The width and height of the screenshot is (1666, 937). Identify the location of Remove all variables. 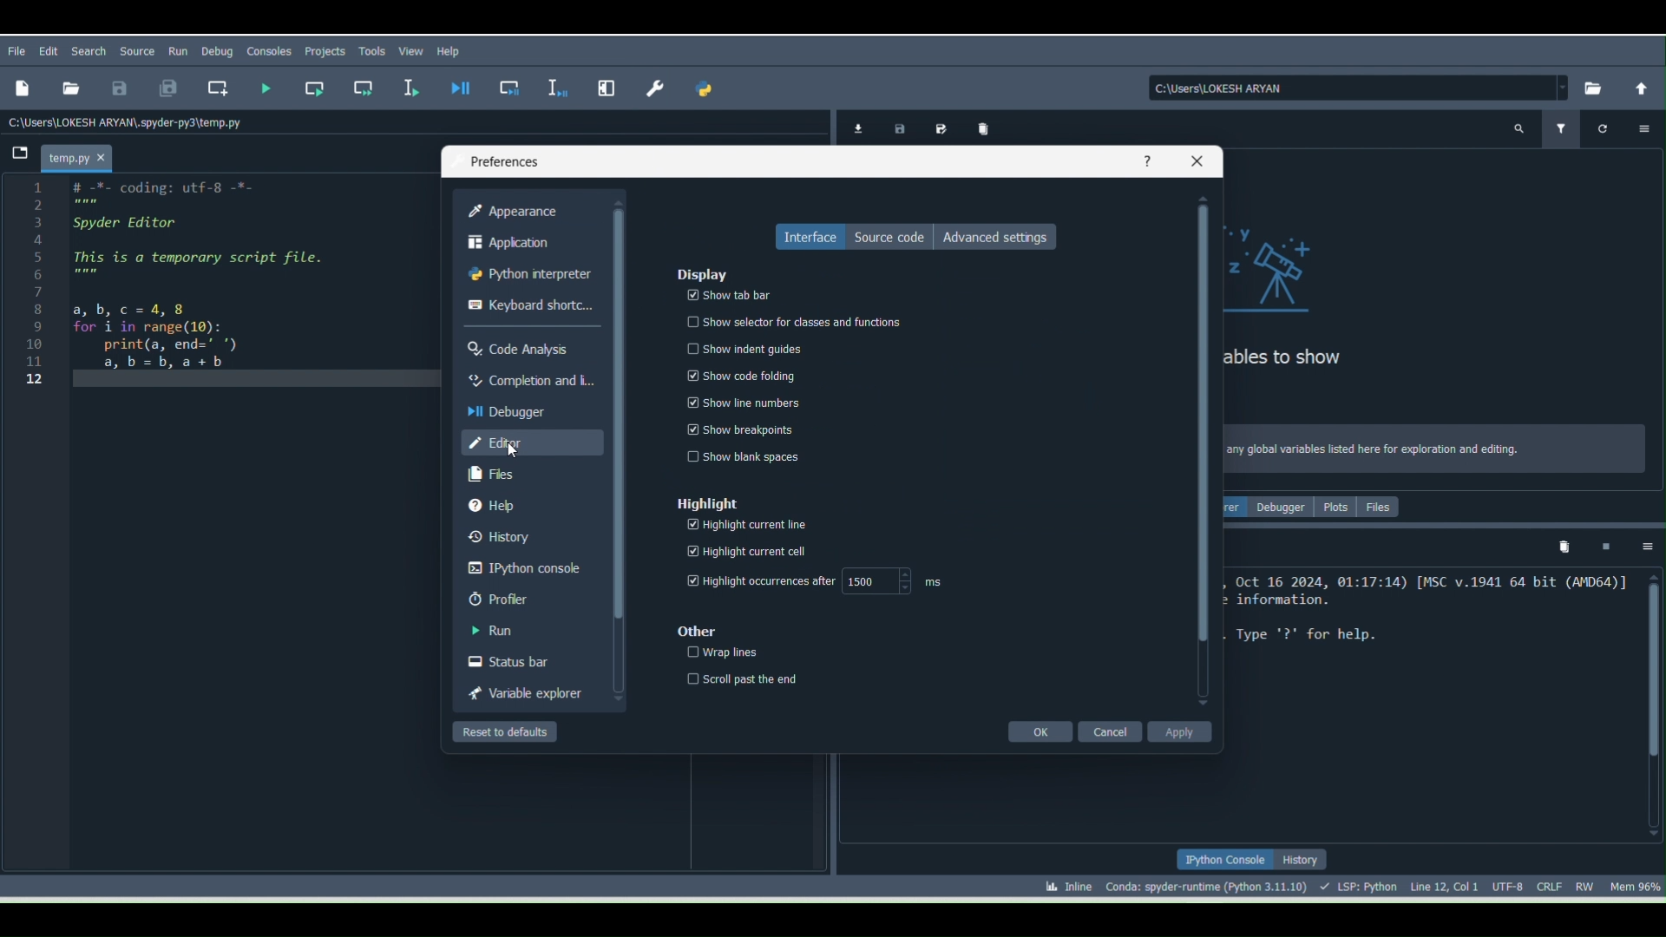
(986, 127).